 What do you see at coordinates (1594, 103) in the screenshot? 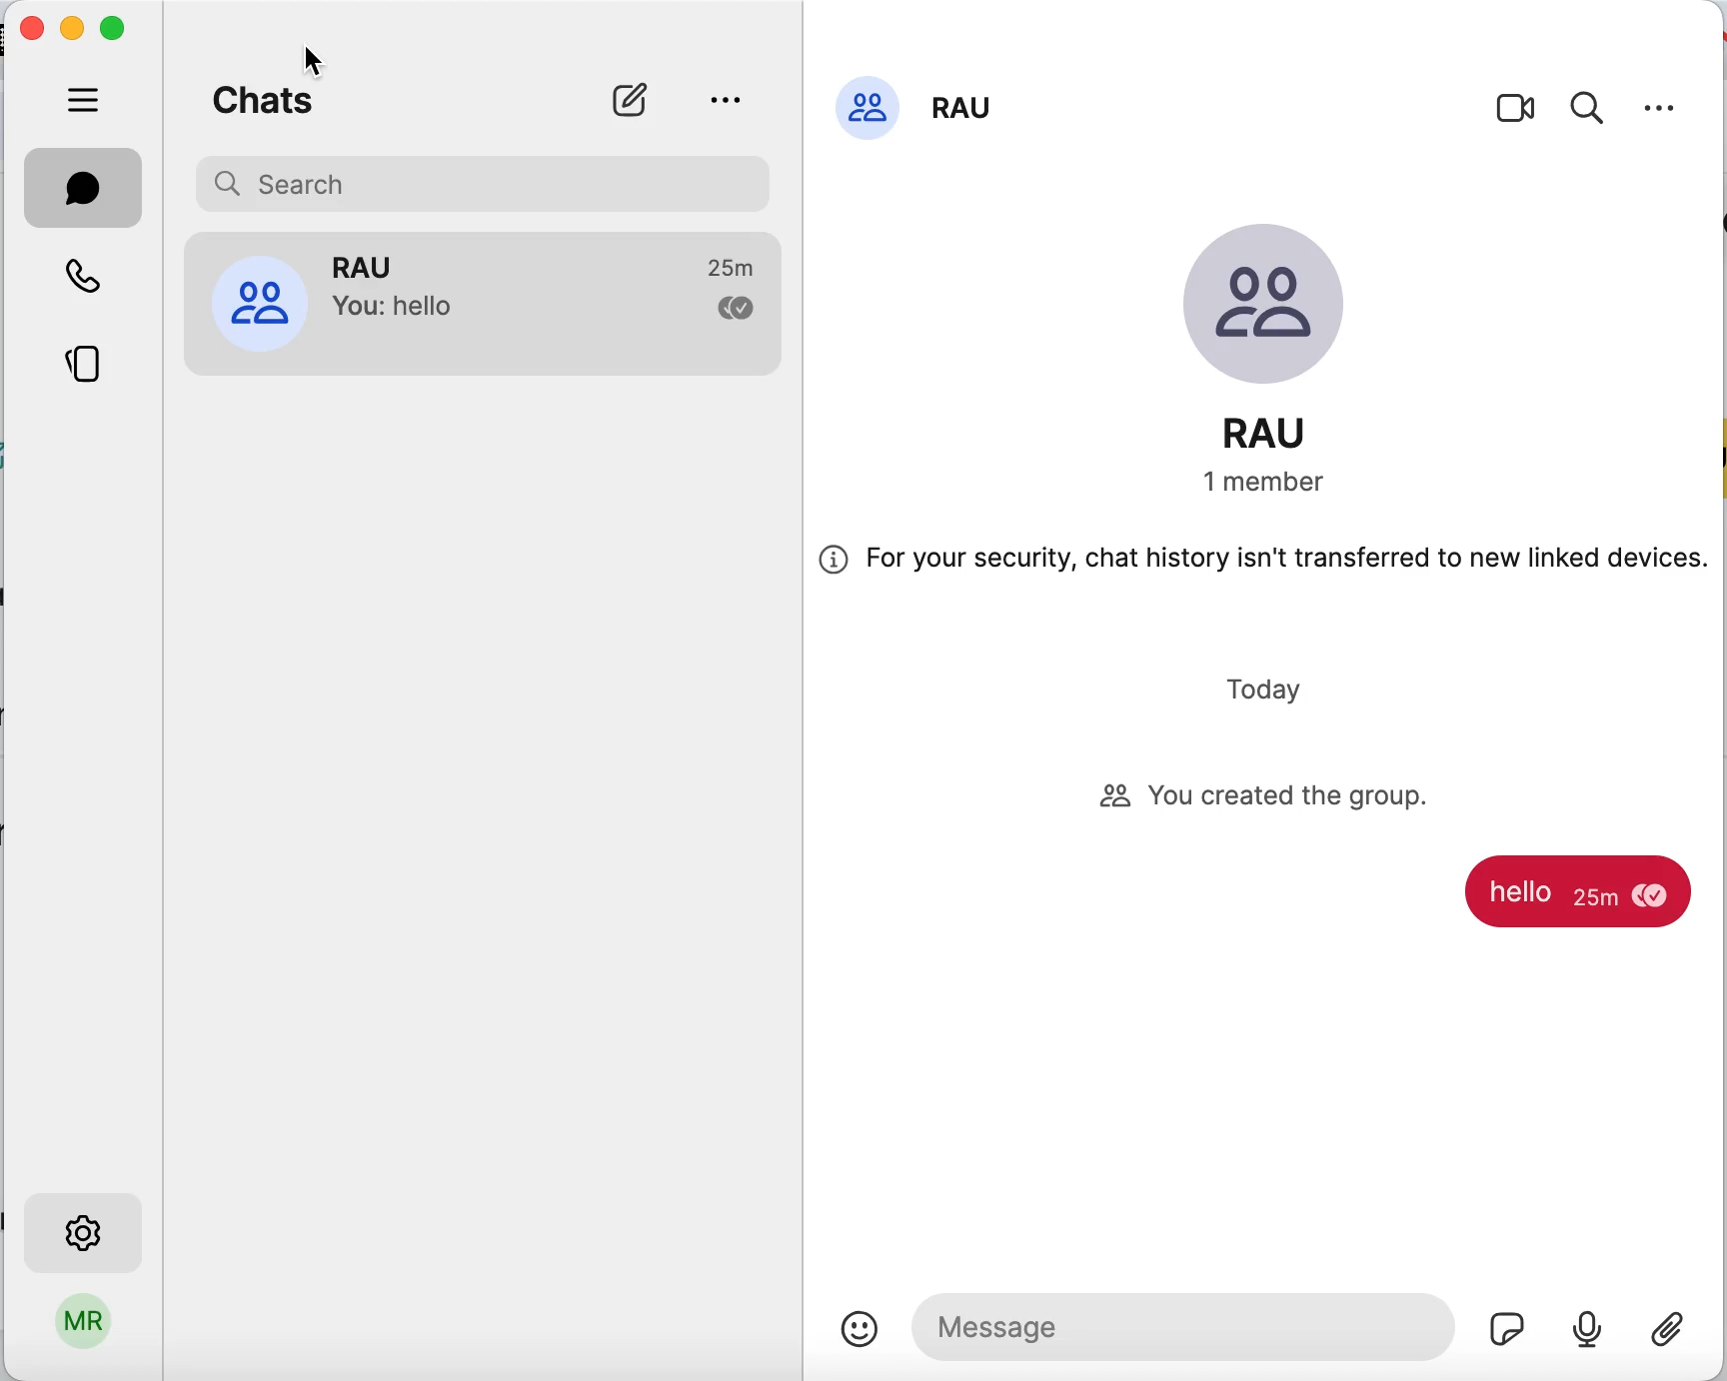
I see `search` at bounding box center [1594, 103].